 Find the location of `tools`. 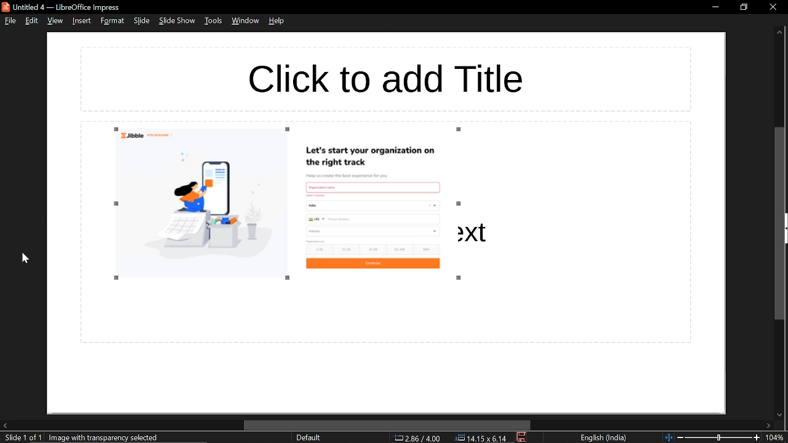

tools is located at coordinates (213, 20).